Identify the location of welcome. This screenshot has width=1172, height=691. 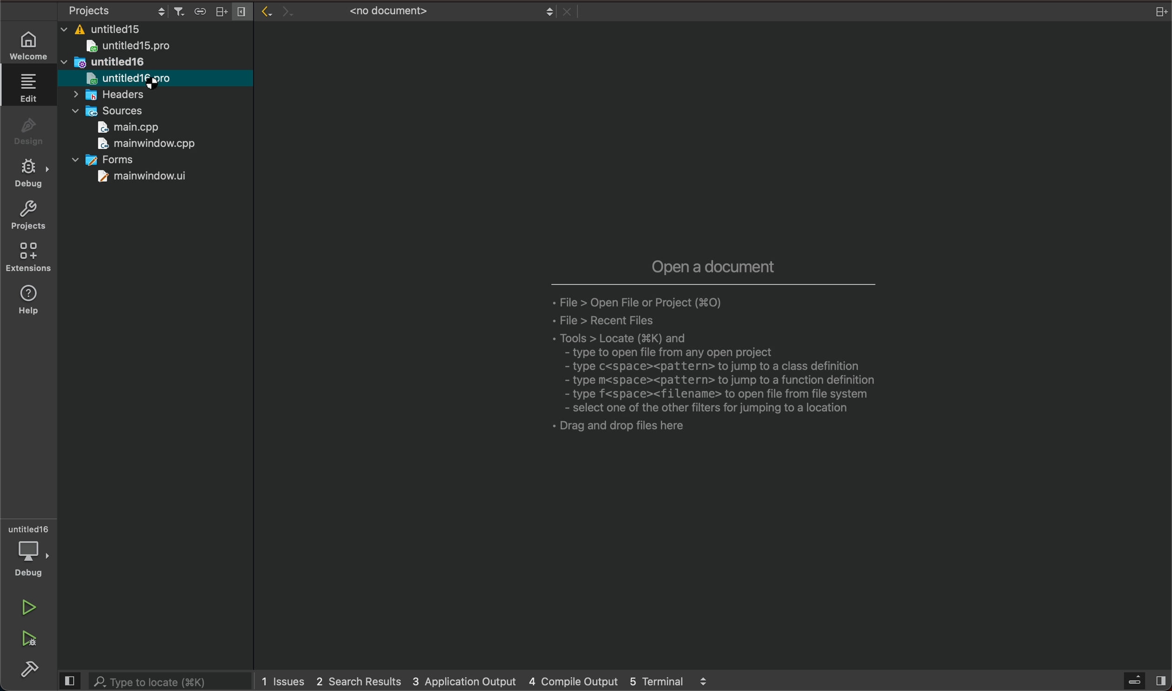
(31, 44).